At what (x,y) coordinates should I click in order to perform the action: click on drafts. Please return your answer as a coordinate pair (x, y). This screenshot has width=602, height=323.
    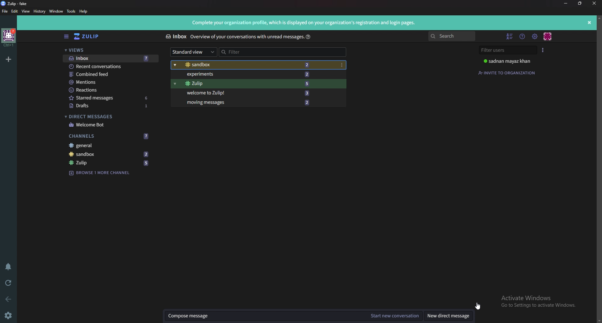
    Looking at the image, I should click on (112, 105).